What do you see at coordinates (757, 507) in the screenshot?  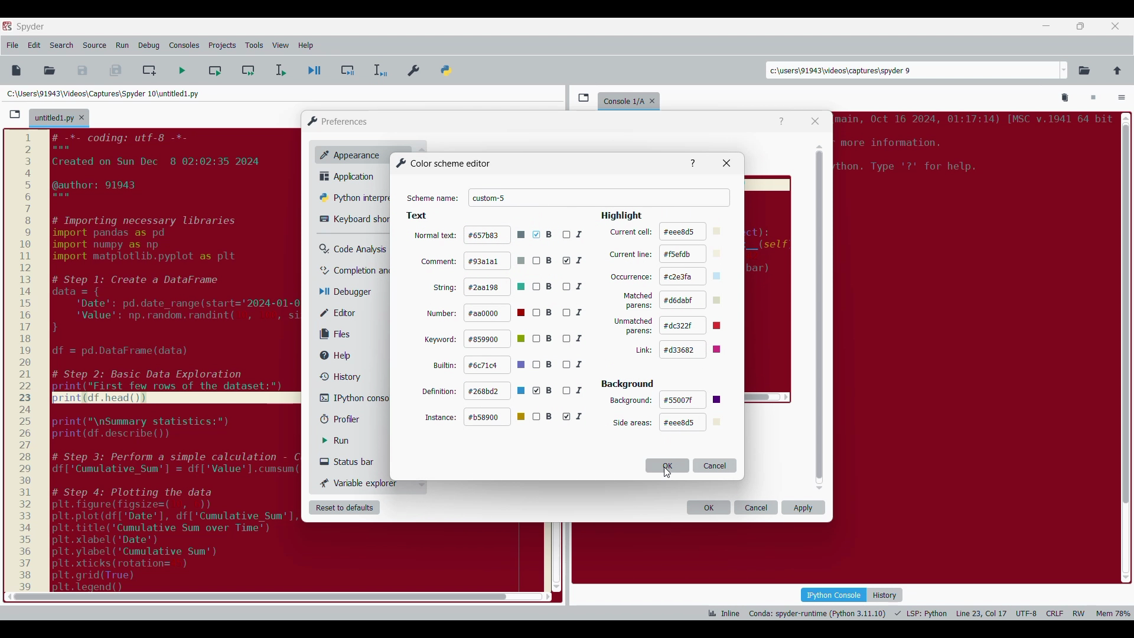 I see `Cancel` at bounding box center [757, 507].